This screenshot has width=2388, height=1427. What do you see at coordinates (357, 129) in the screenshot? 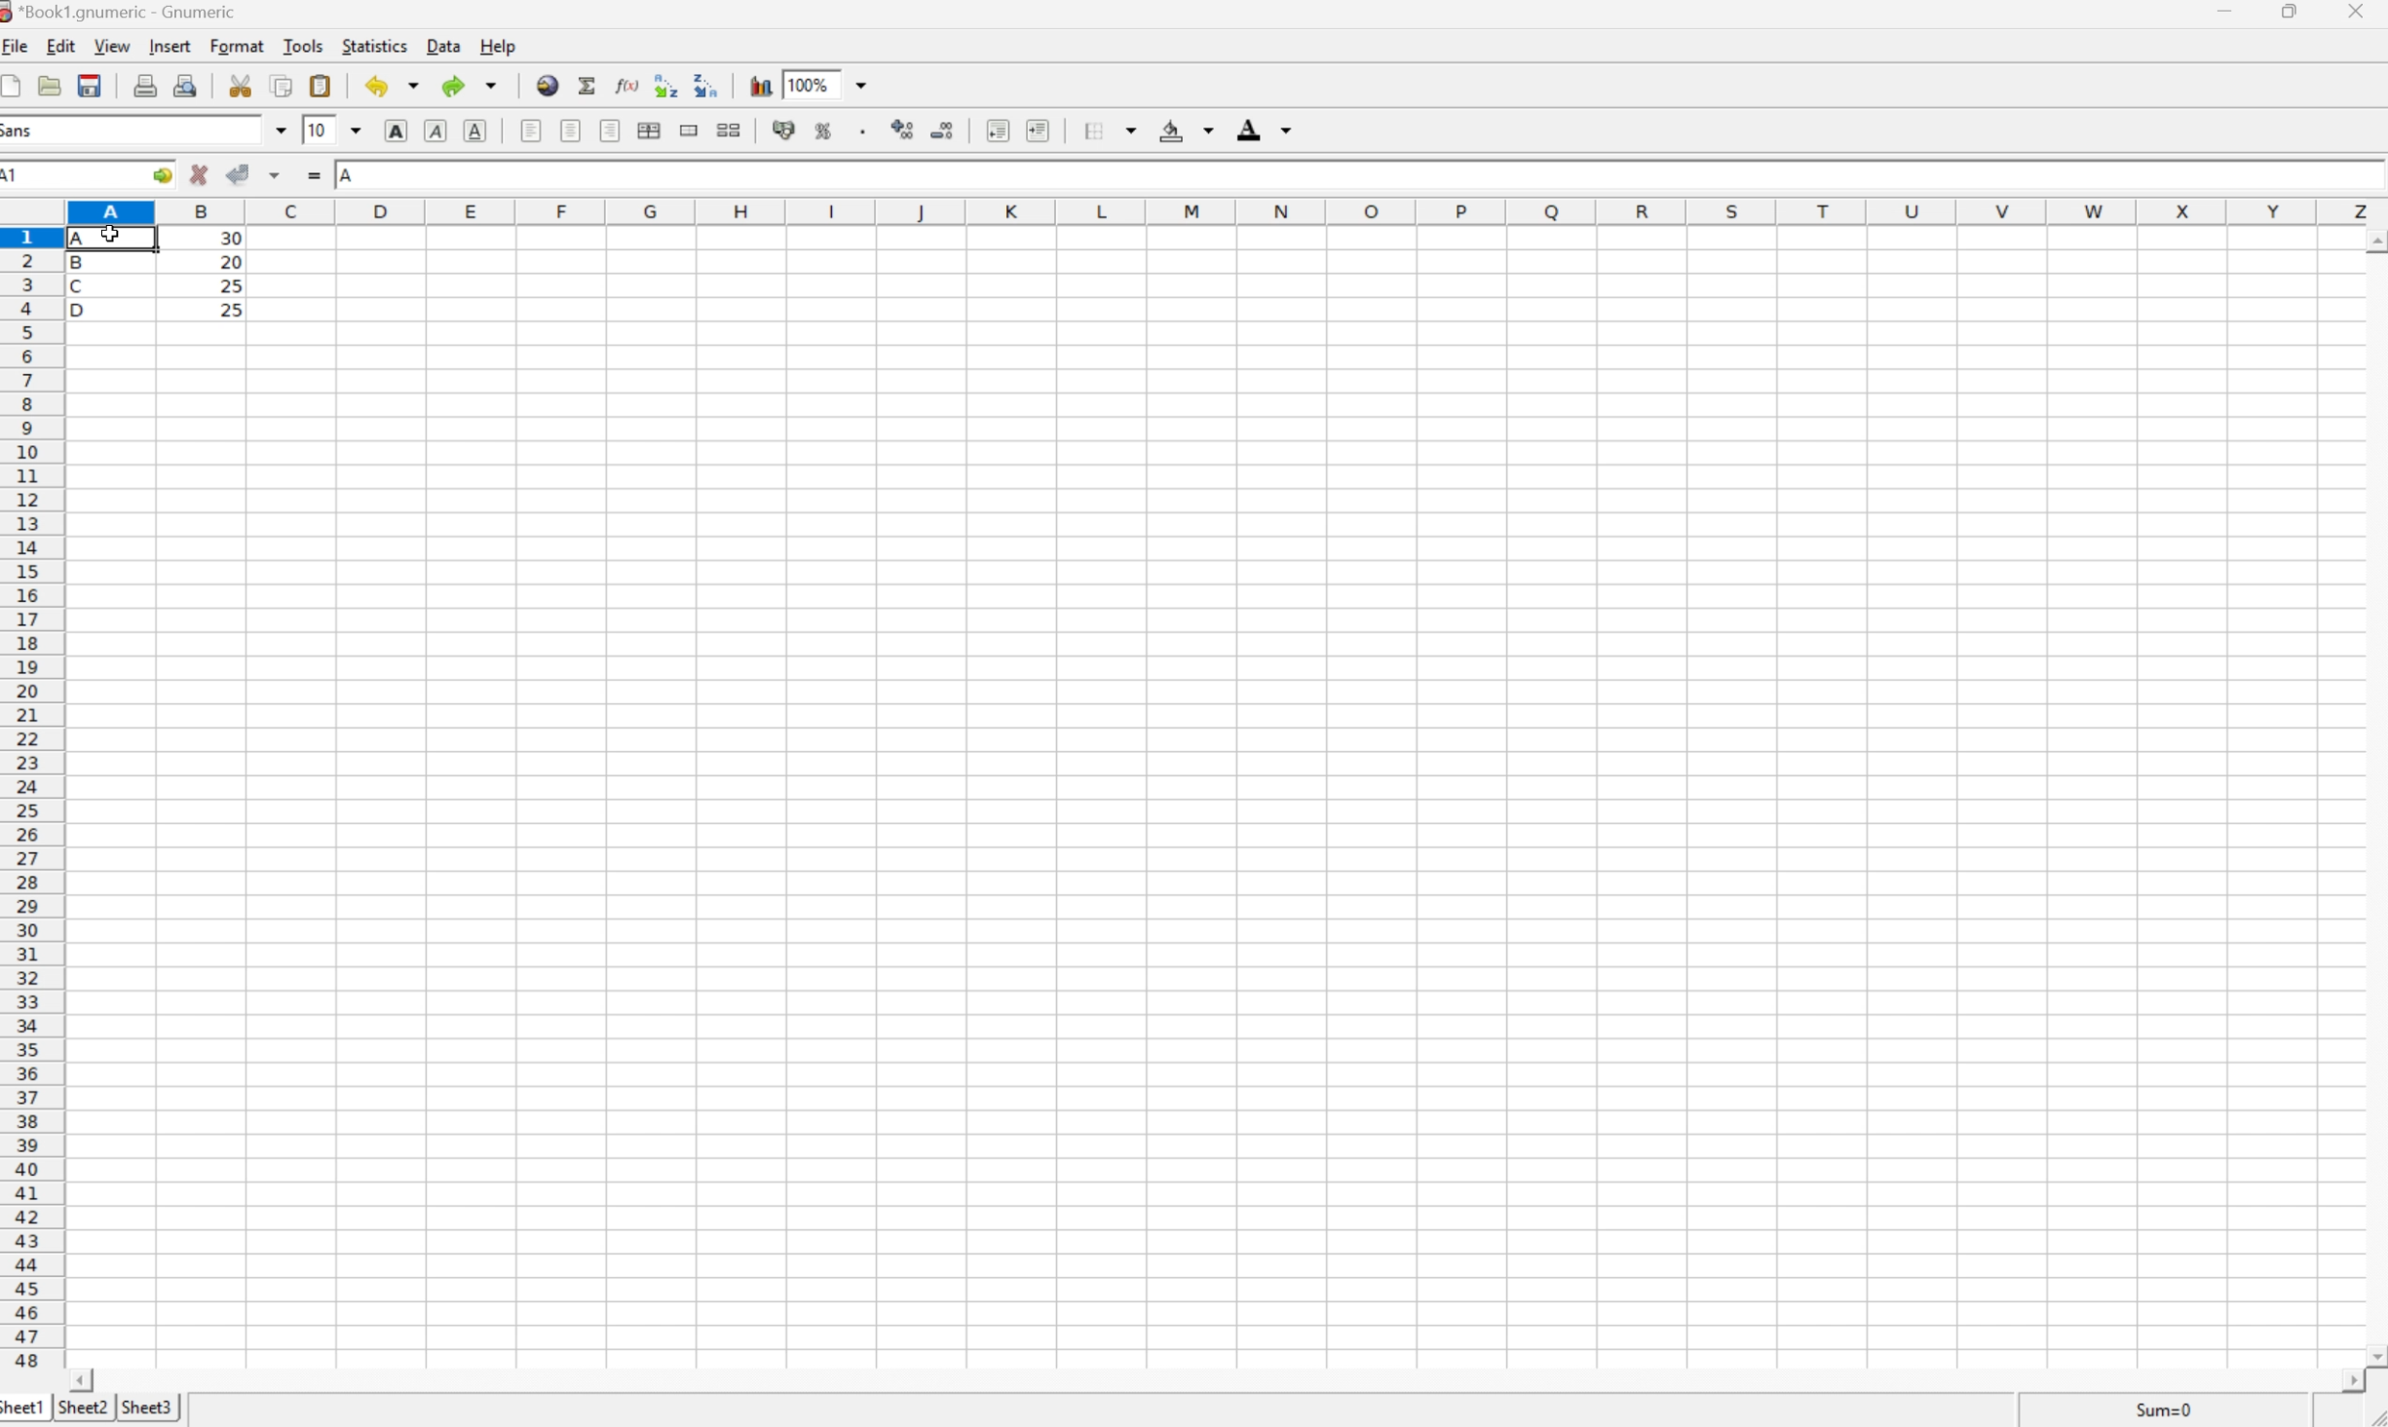
I see `Drop Down` at bounding box center [357, 129].